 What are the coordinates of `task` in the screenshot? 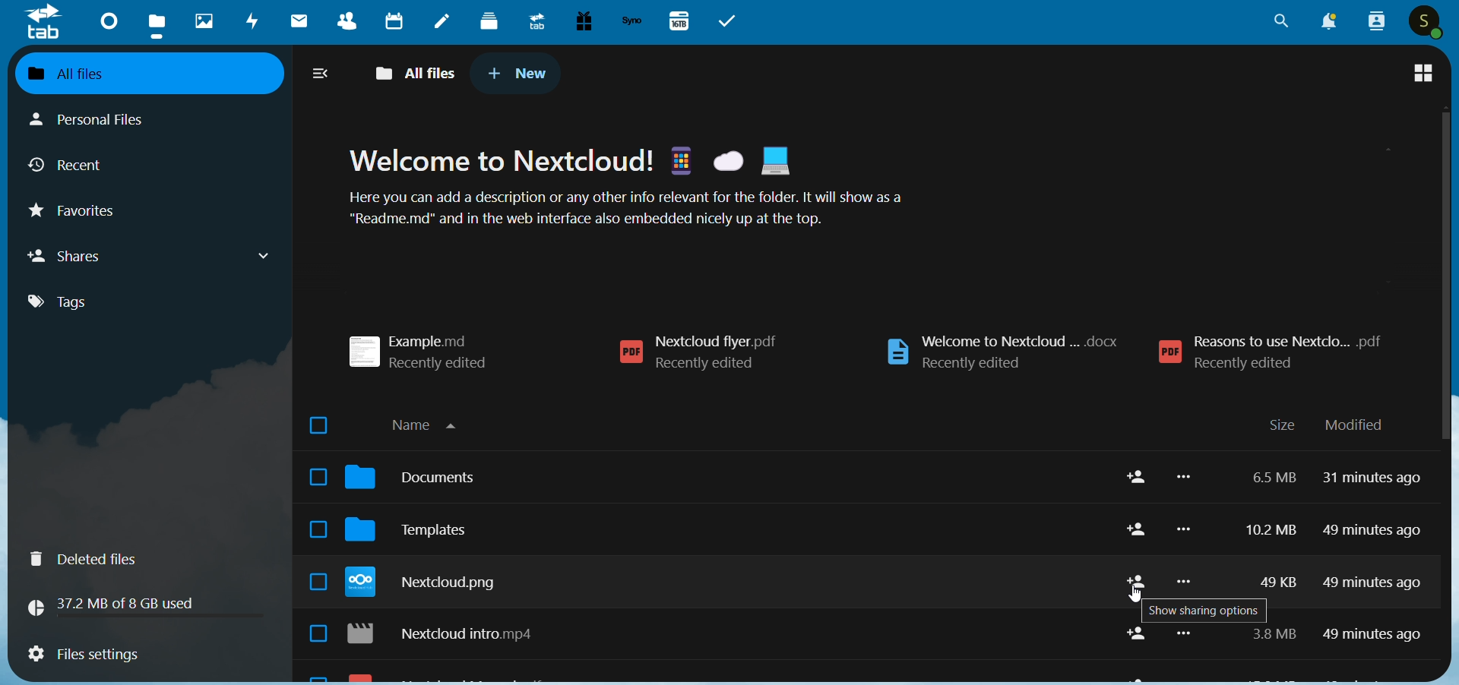 It's located at (731, 21).